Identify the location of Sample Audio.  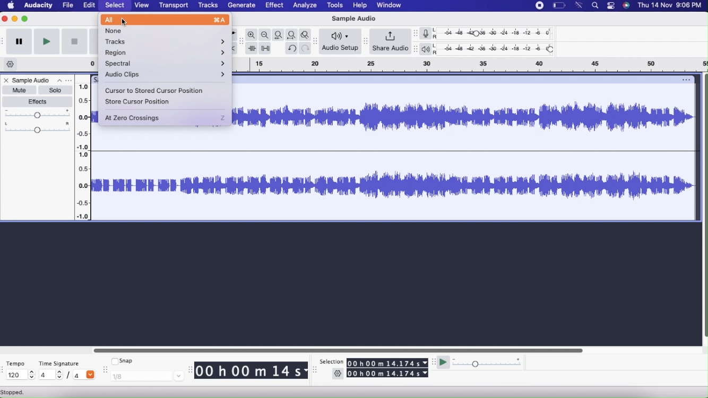
(464, 148).